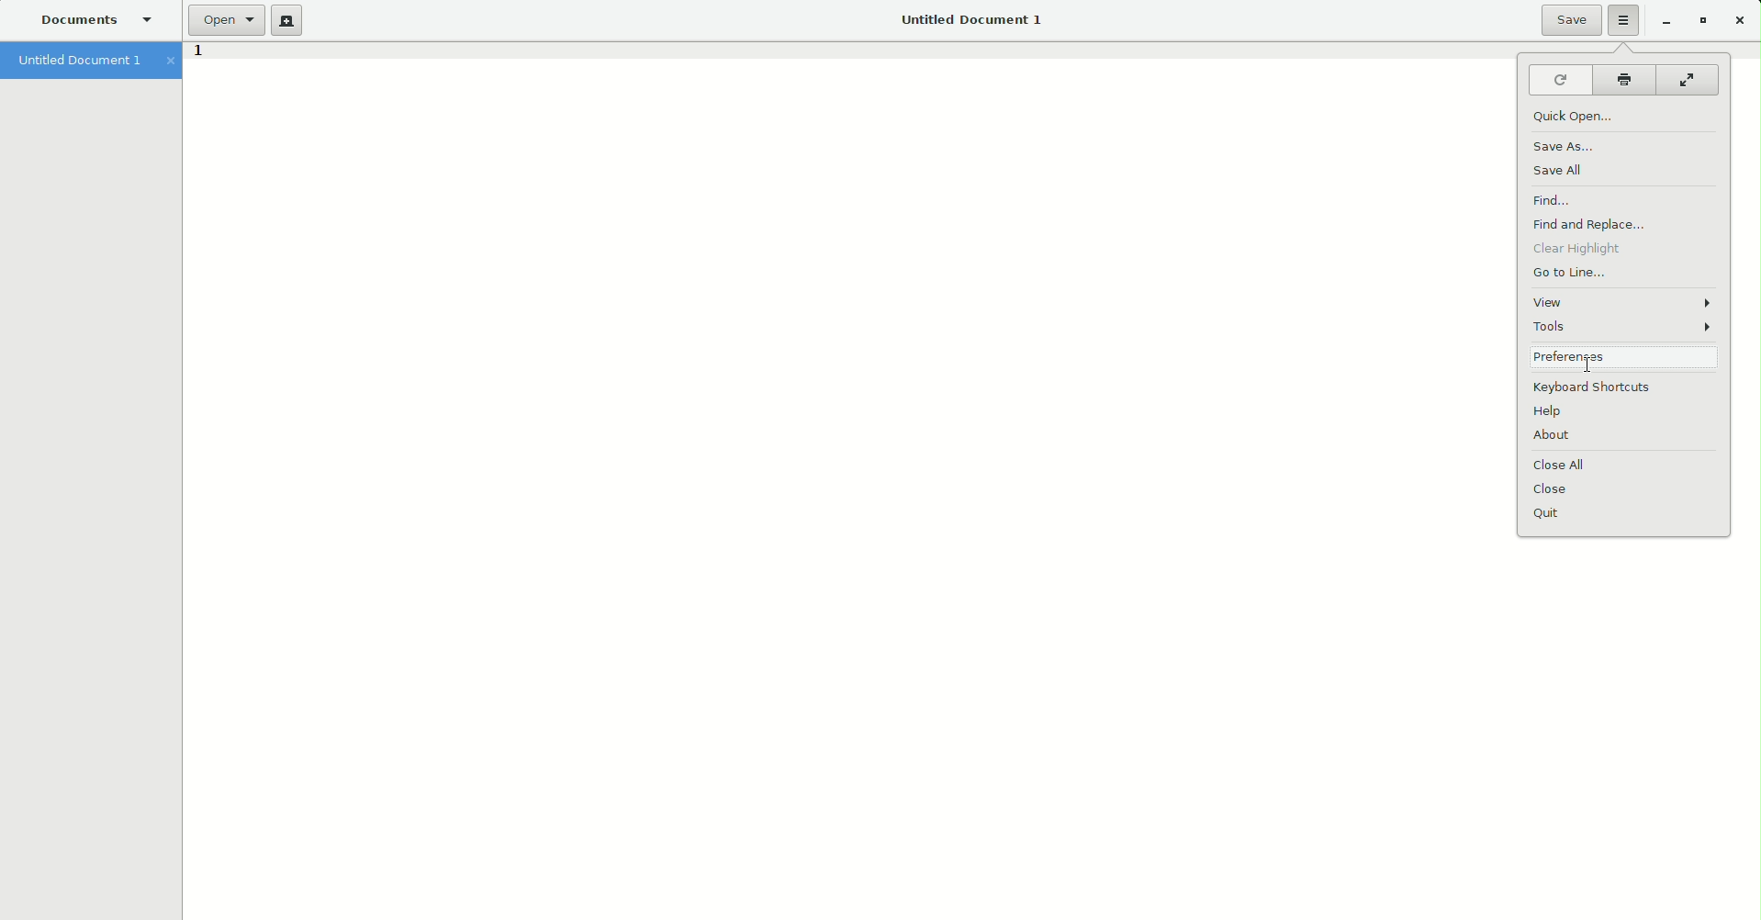  What do you see at coordinates (1738, 20) in the screenshot?
I see `Close` at bounding box center [1738, 20].